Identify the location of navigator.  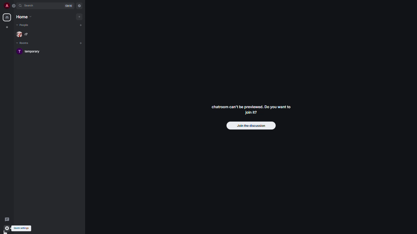
(79, 5).